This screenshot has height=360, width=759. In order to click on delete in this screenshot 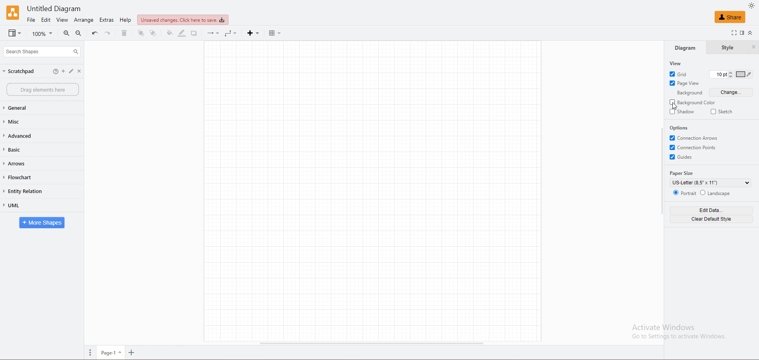, I will do `click(123, 33)`.